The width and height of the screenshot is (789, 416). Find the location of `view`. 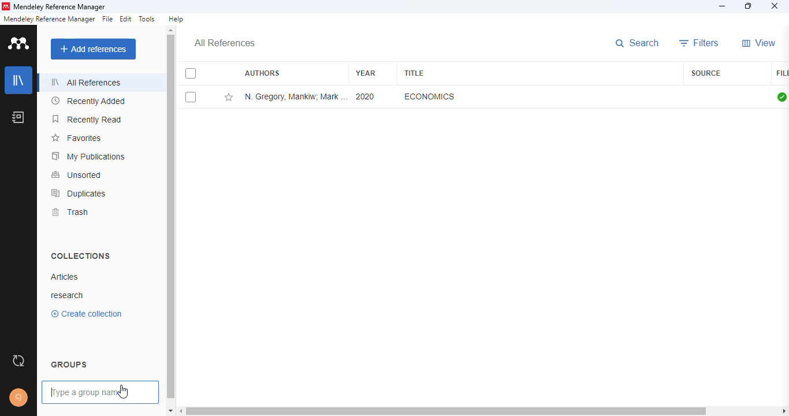

view is located at coordinates (759, 43).